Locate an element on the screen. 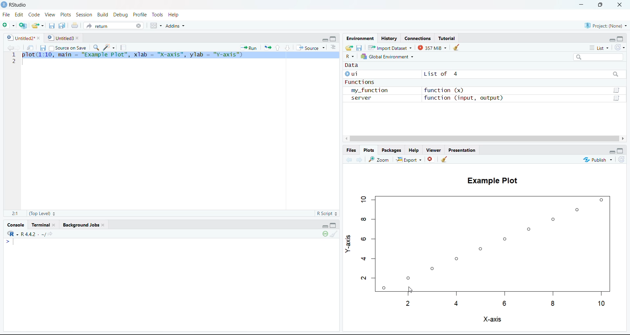 This screenshot has height=335, width=630. Save current document (Ctrl + S) is located at coordinates (42, 47).